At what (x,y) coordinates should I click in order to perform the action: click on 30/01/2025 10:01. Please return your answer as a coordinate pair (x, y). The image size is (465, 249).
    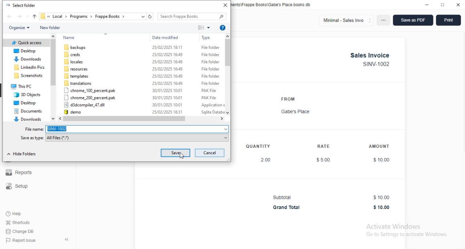
    Looking at the image, I should click on (167, 104).